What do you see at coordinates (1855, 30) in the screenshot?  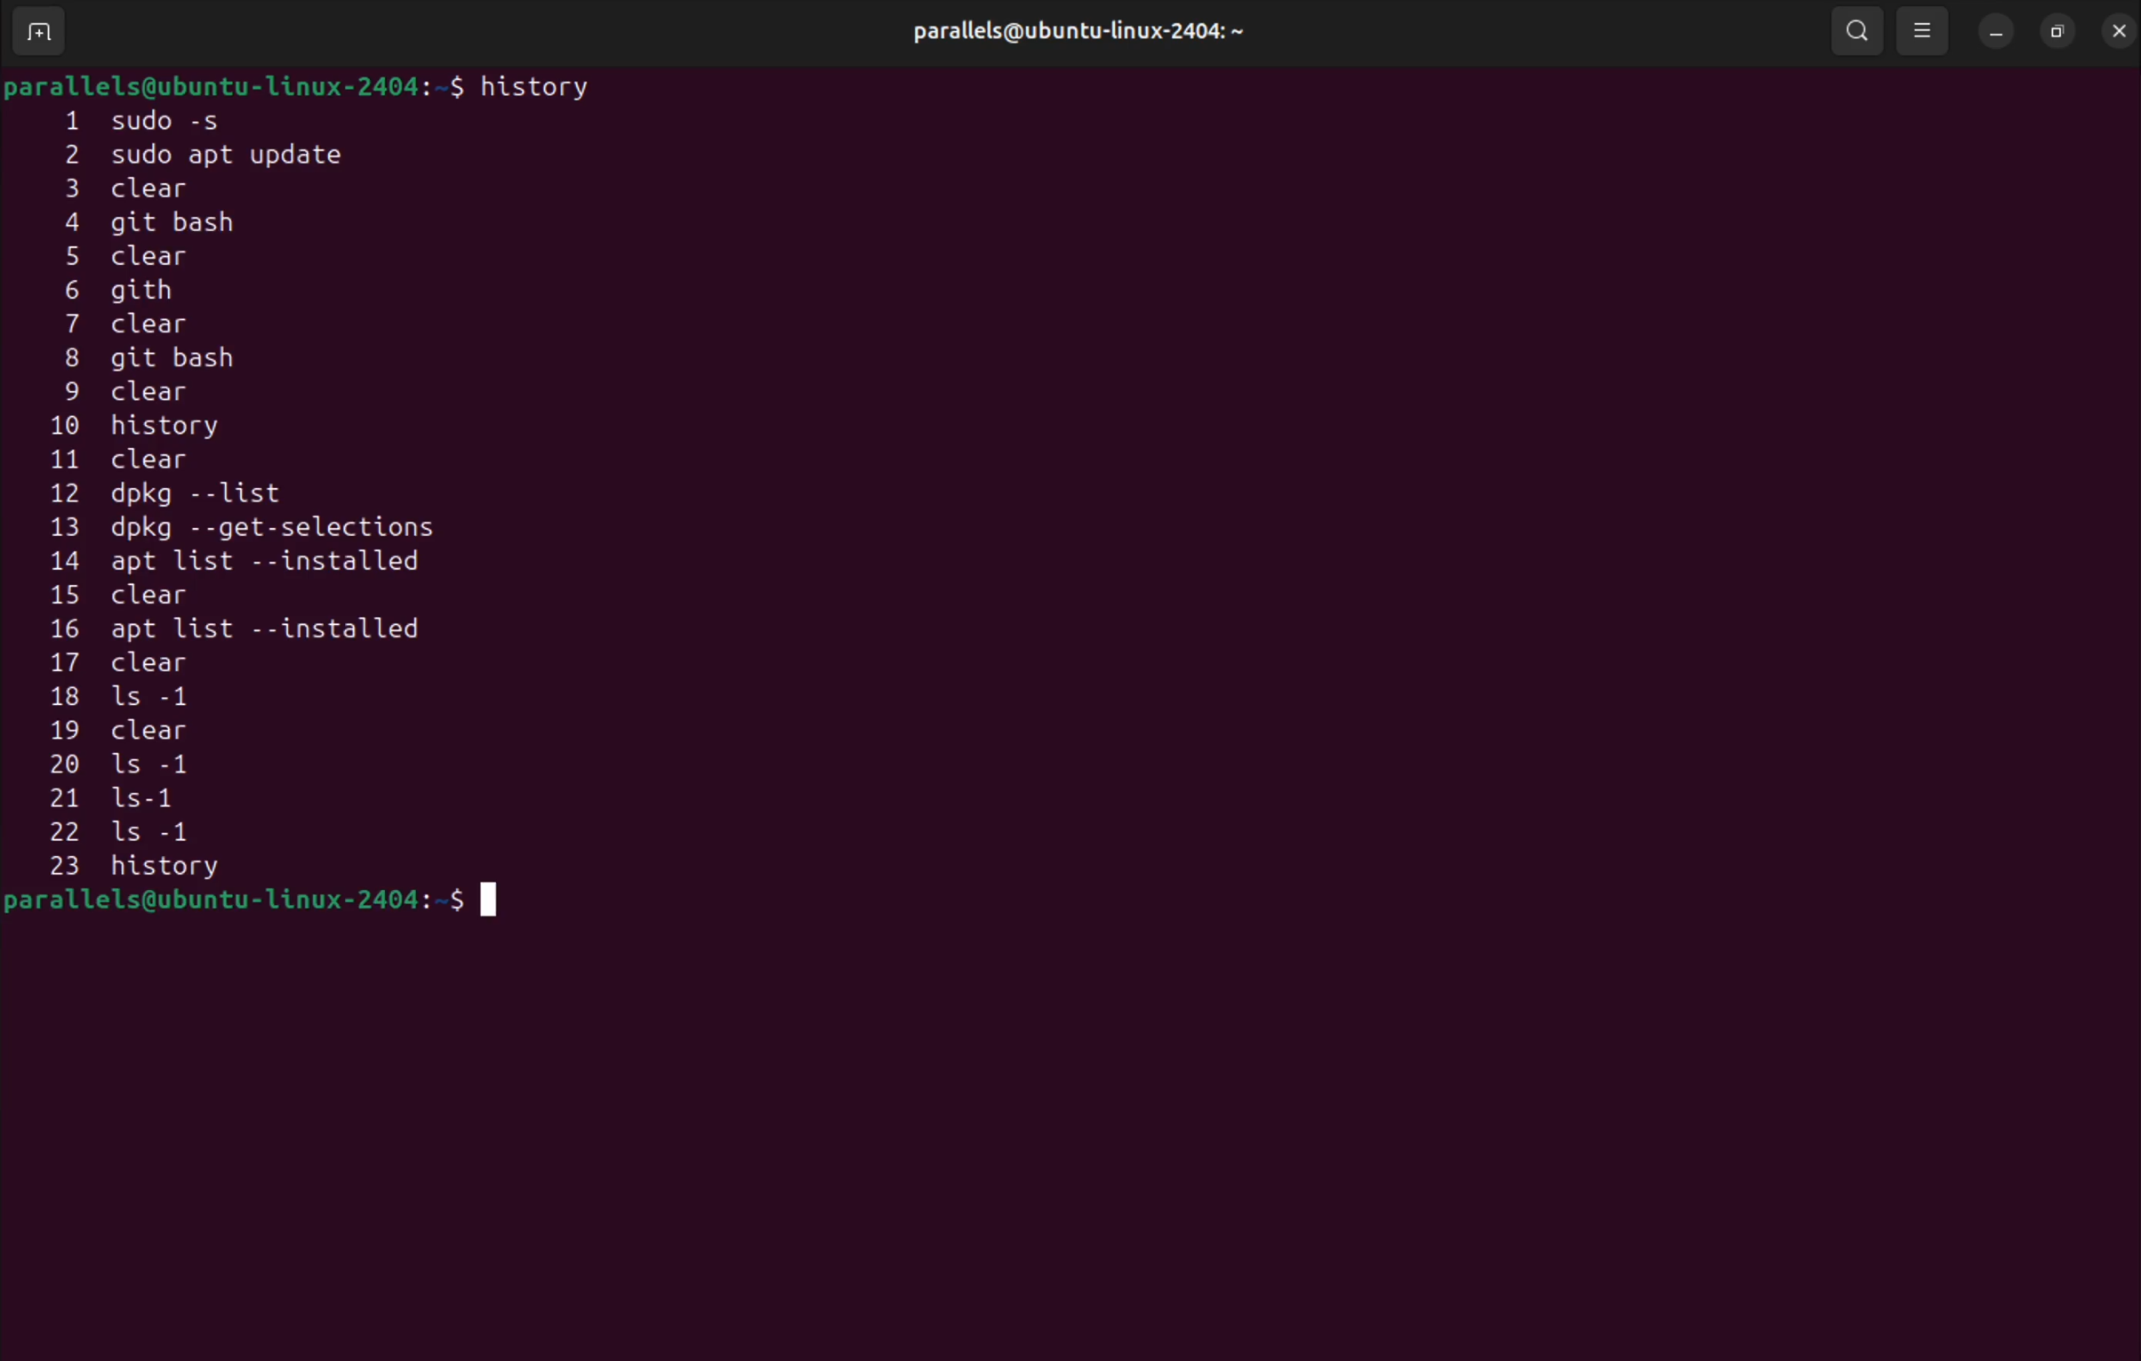 I see `search` at bounding box center [1855, 30].